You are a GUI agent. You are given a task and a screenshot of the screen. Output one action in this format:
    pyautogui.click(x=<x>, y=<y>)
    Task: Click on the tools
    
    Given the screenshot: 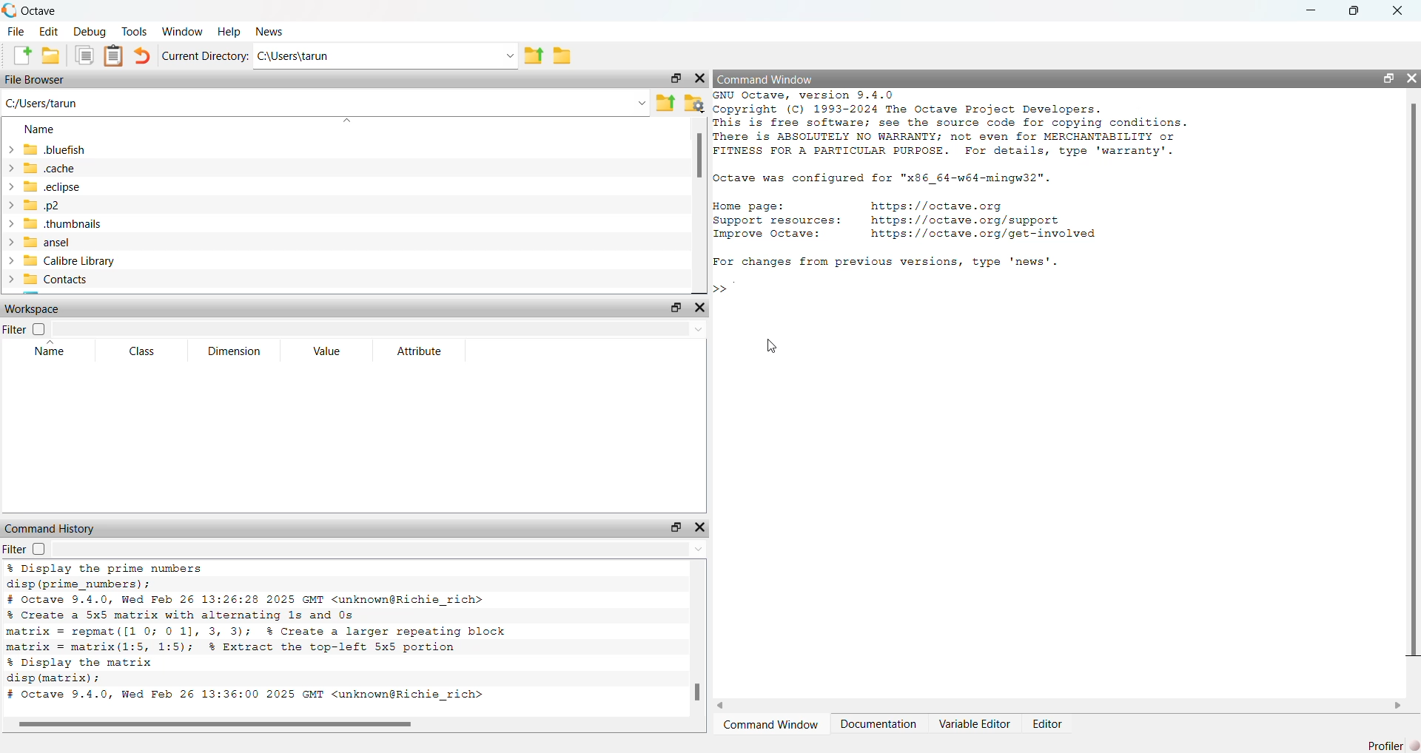 What is the action you would take?
    pyautogui.click(x=135, y=30)
    